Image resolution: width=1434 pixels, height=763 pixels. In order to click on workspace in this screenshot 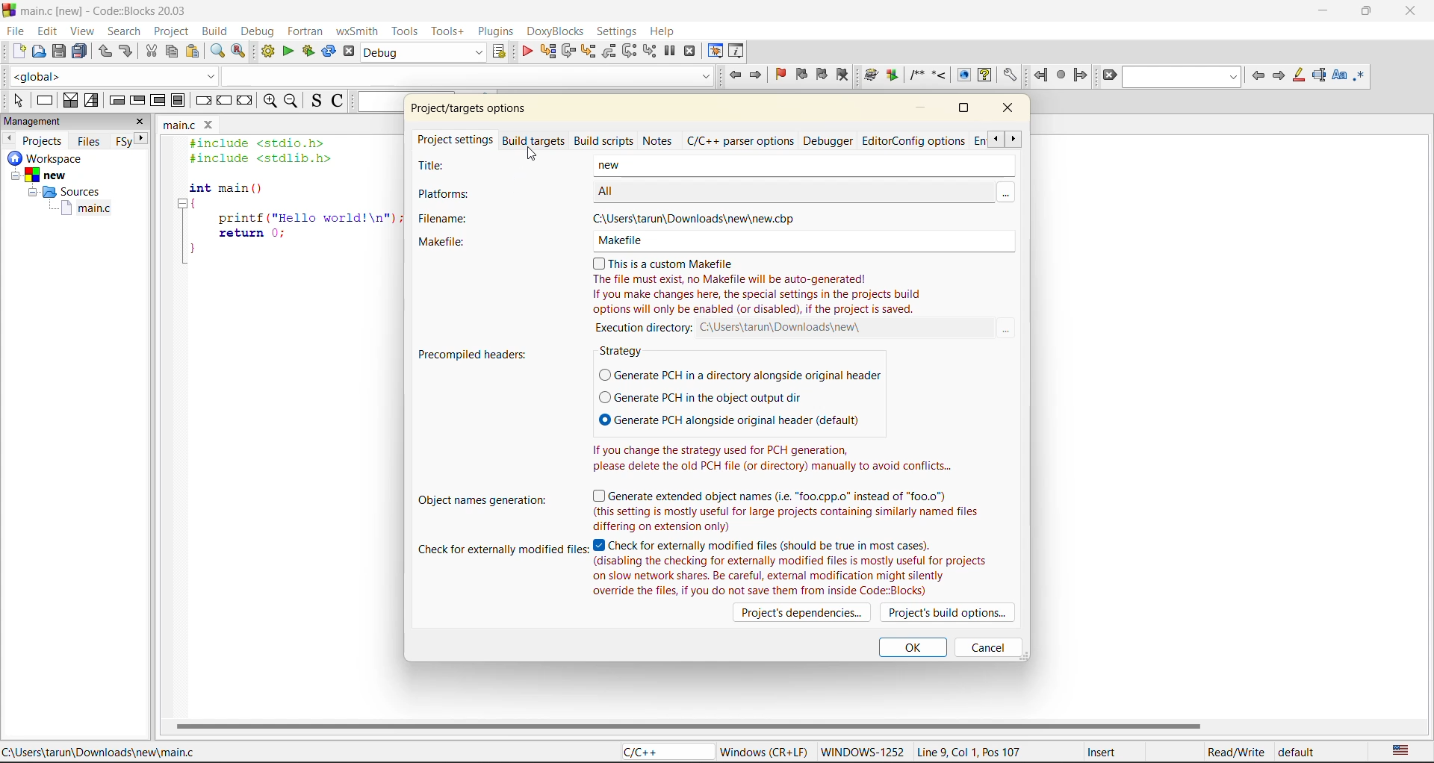, I will do `click(63, 158)`.